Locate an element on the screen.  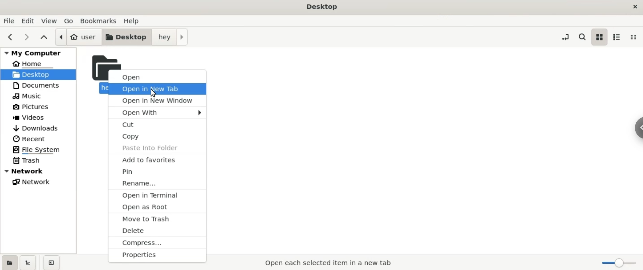
icon view is located at coordinates (599, 37).